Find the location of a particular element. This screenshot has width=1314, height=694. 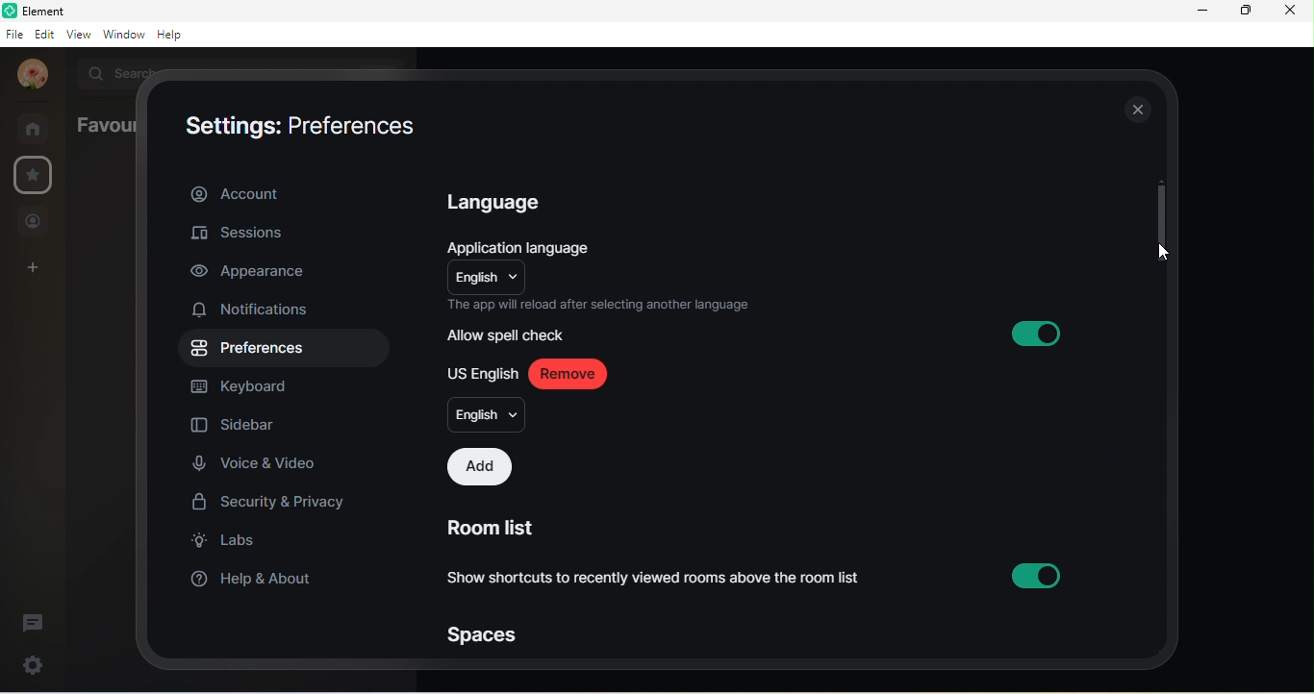

people is located at coordinates (36, 221).